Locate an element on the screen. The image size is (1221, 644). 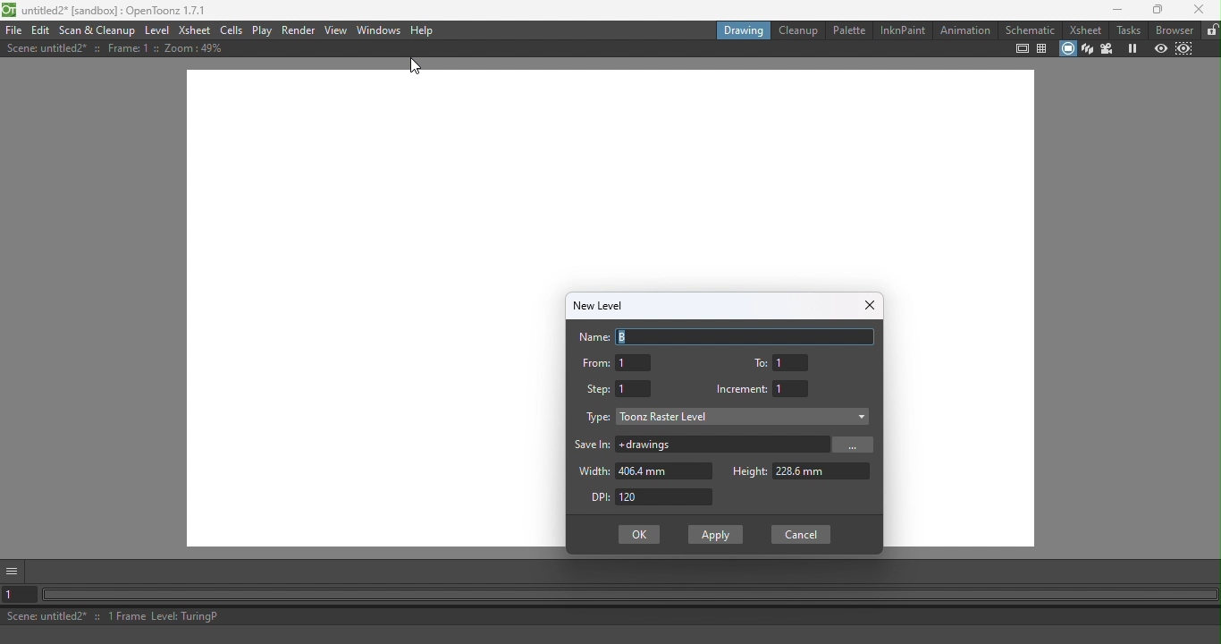
Type is located at coordinates (600, 418).